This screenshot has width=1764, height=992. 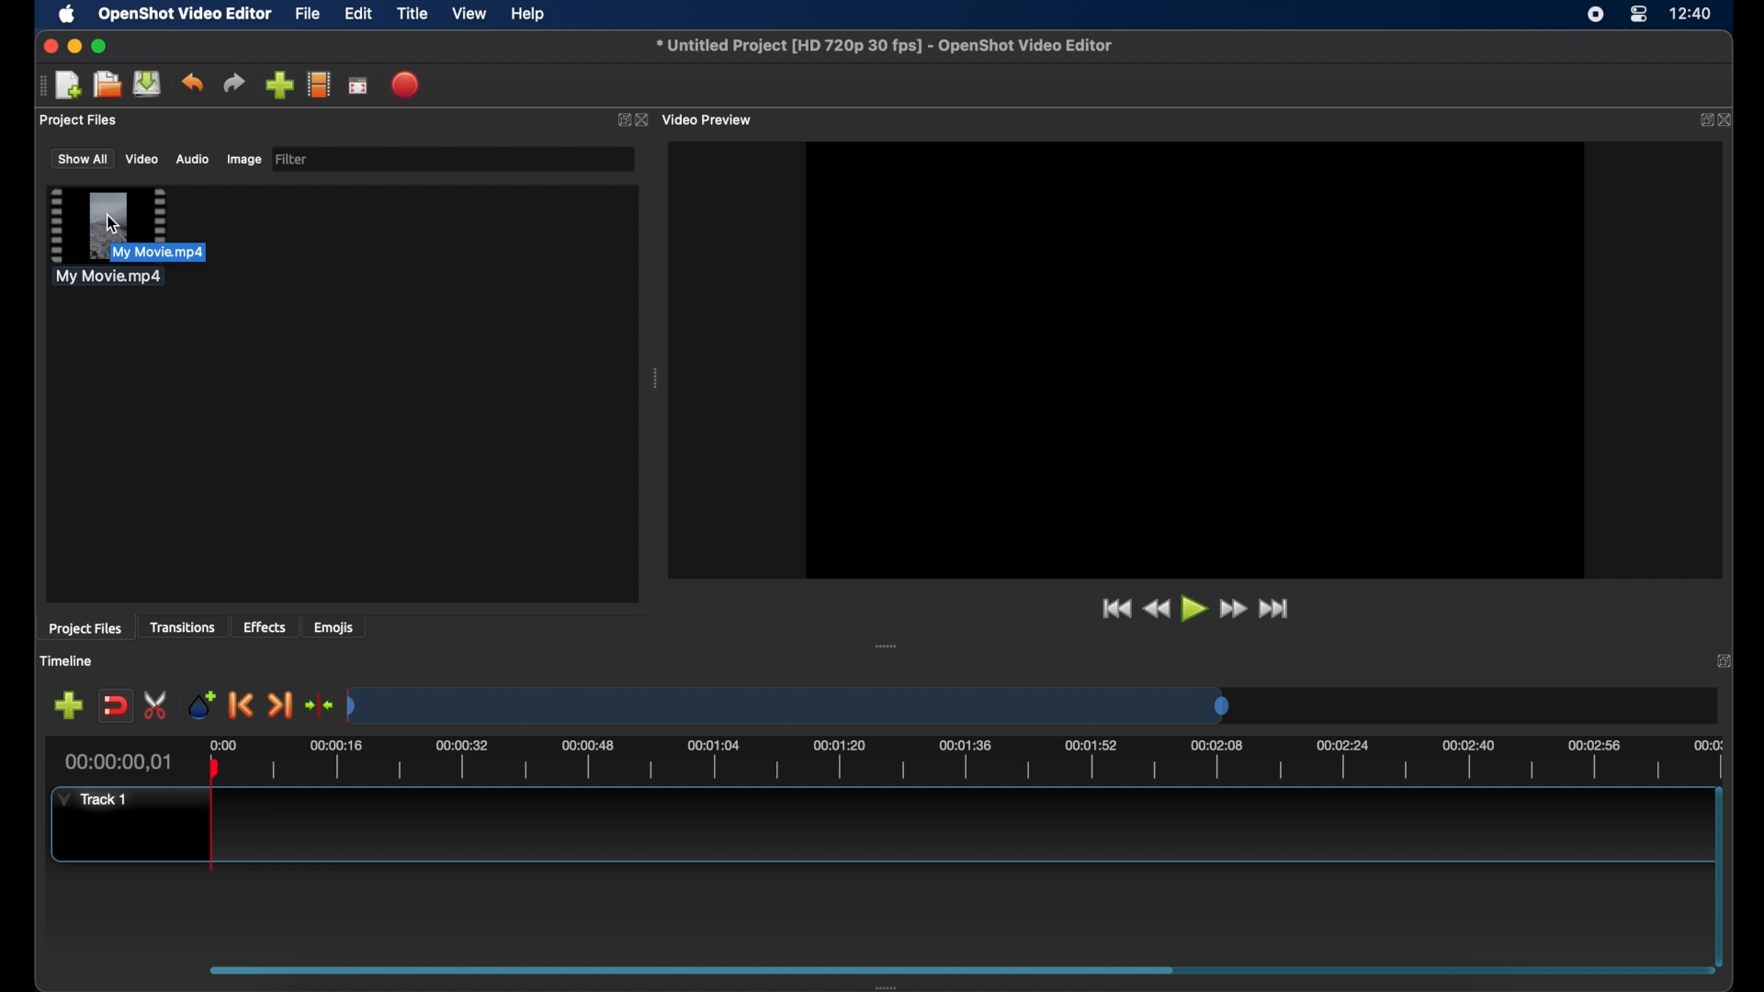 What do you see at coordinates (147, 84) in the screenshot?
I see `save project` at bounding box center [147, 84].